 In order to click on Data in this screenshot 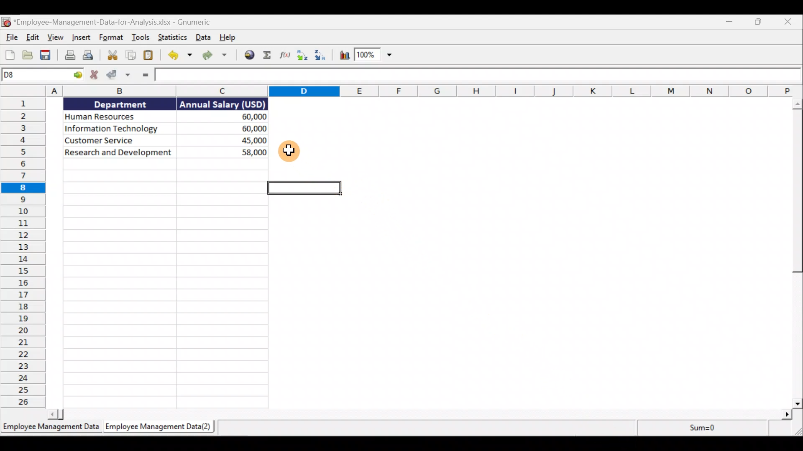, I will do `click(202, 38)`.